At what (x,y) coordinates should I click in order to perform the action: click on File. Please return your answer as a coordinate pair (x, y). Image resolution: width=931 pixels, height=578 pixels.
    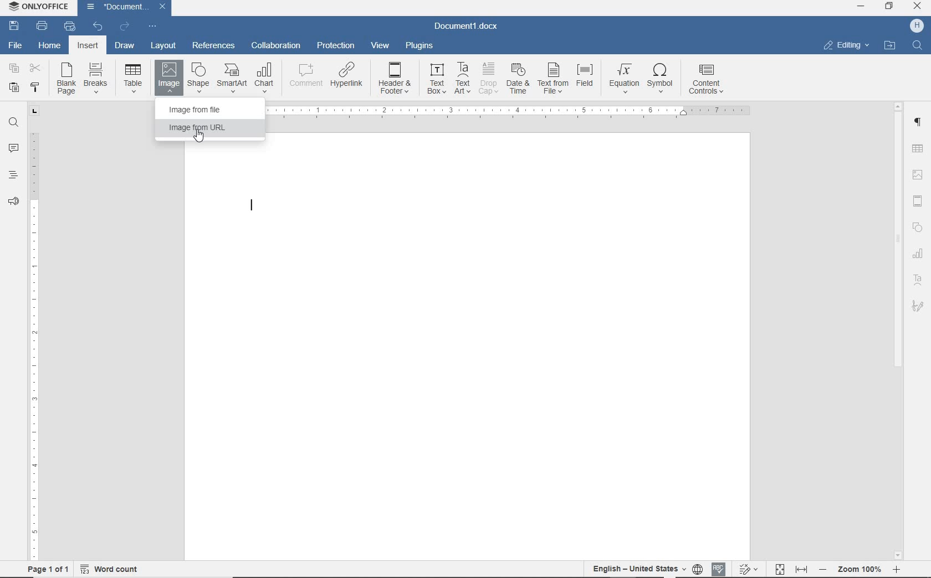
    Looking at the image, I should click on (16, 45).